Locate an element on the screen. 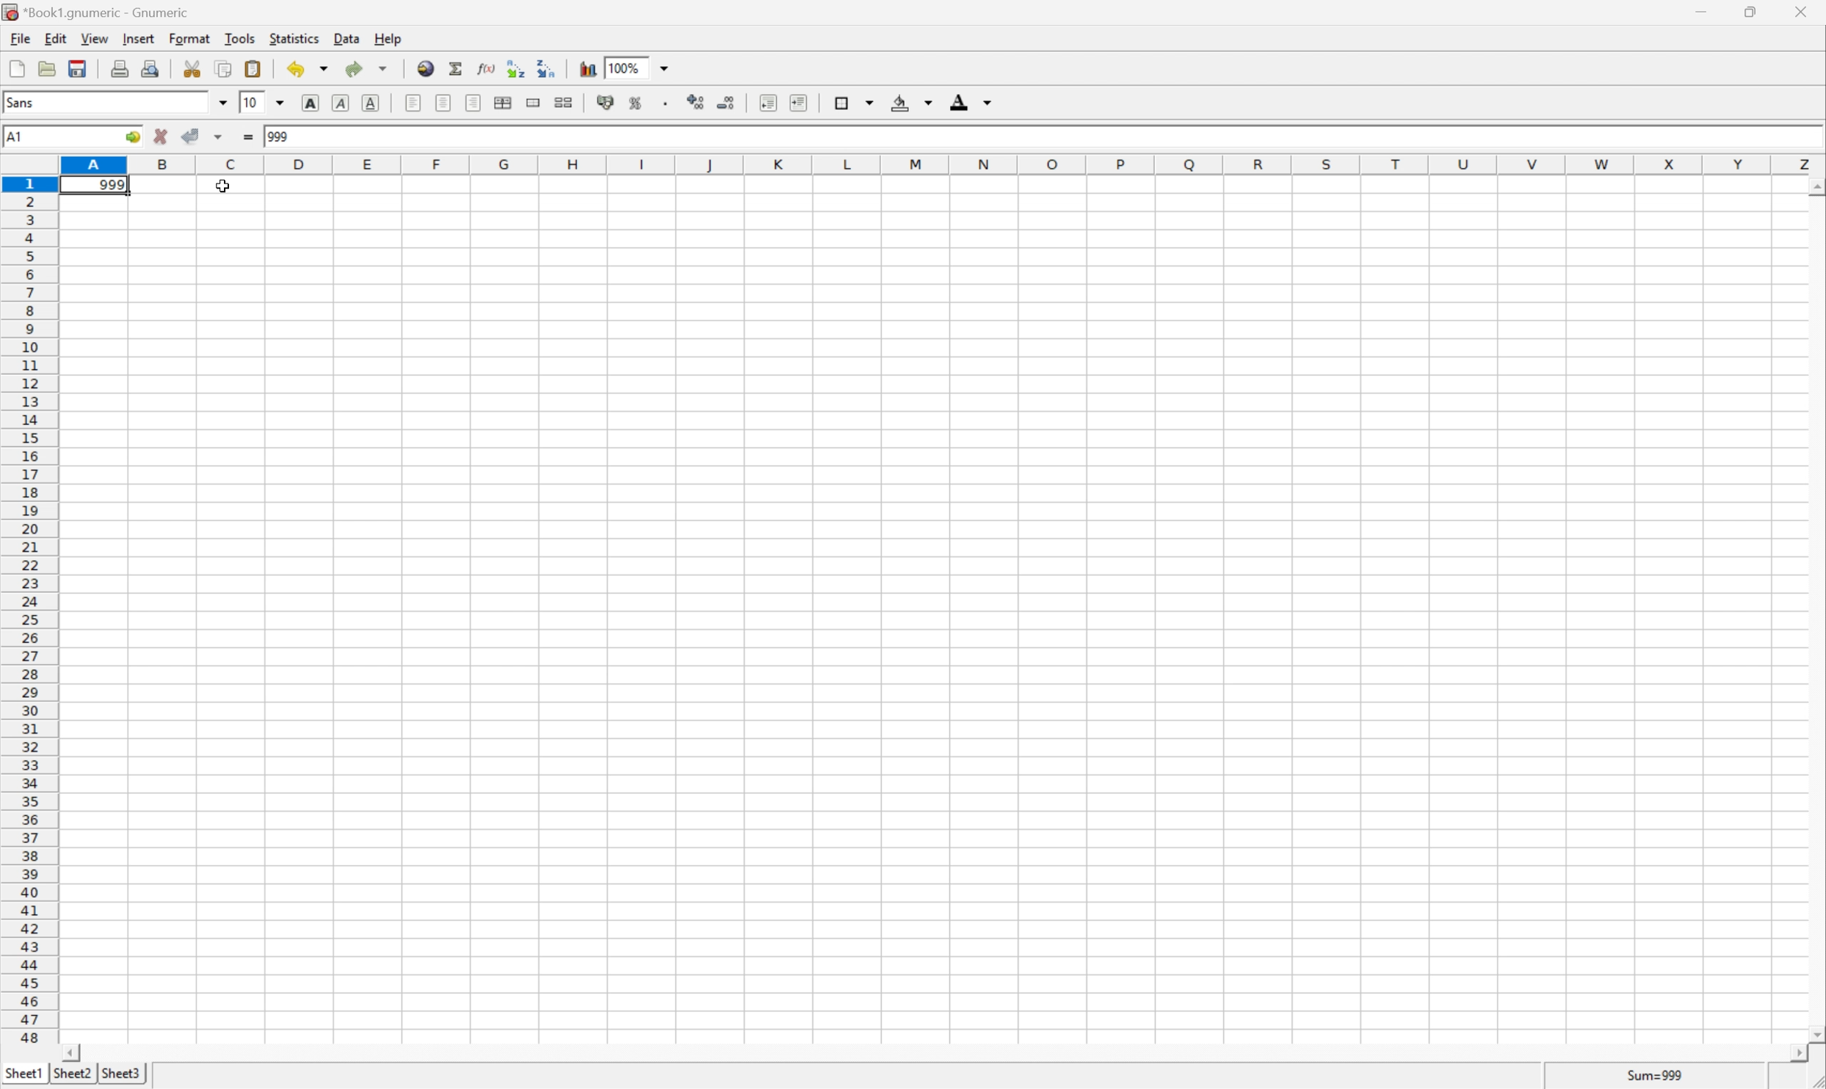  print current file is located at coordinates (120, 66).